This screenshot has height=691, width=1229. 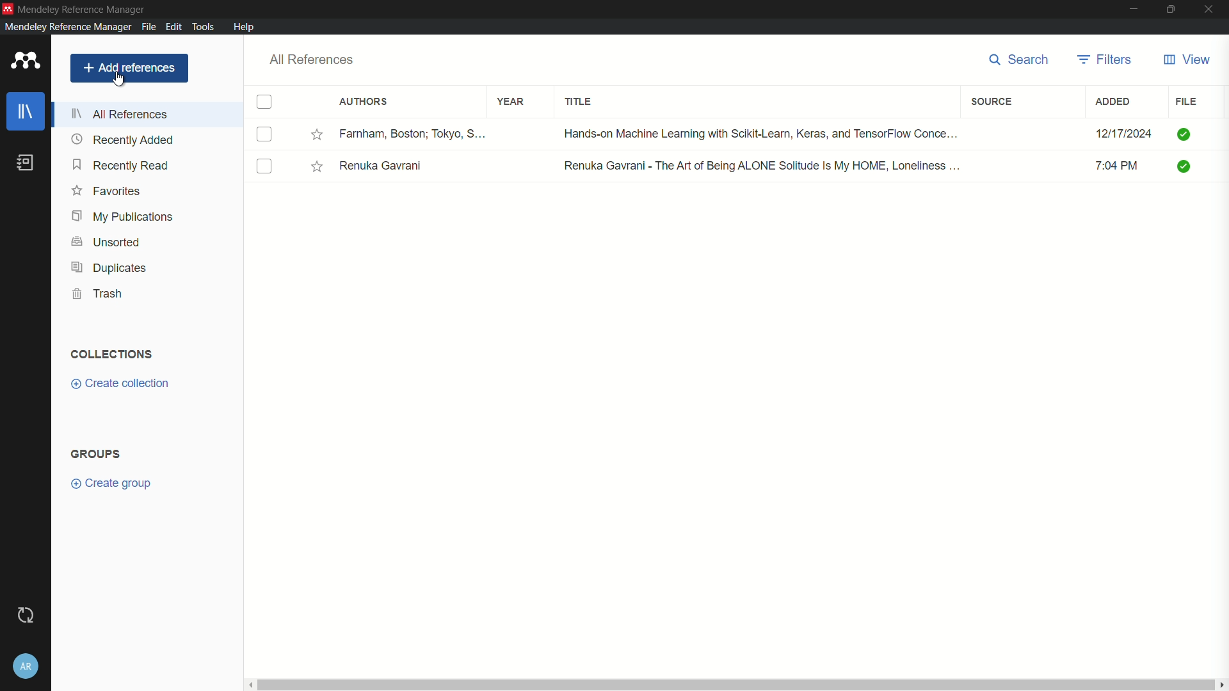 I want to click on create collection, so click(x=120, y=383).